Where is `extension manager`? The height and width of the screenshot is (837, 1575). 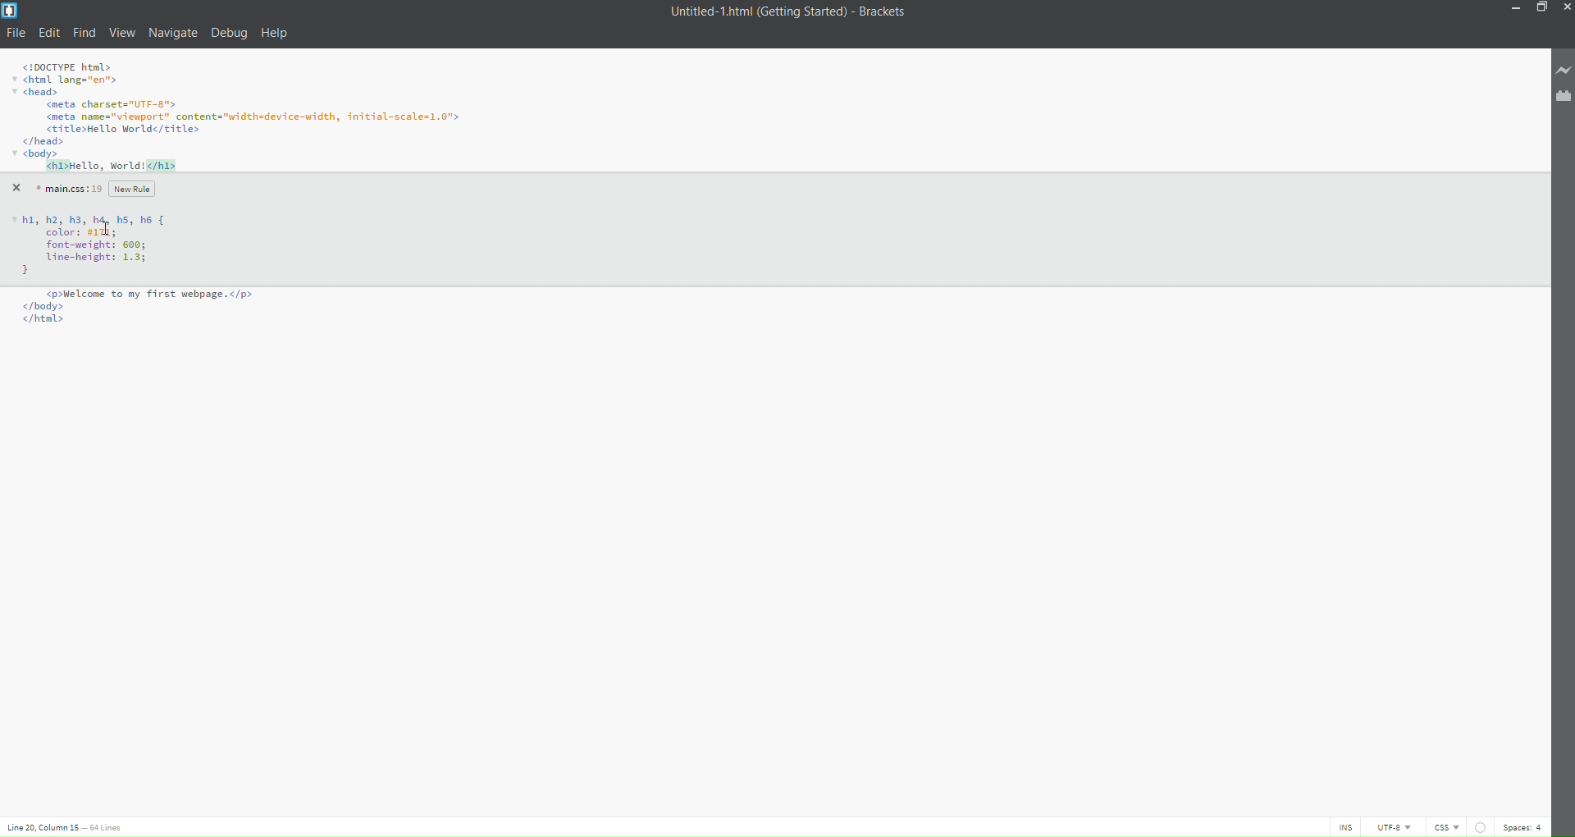
extension manager is located at coordinates (1559, 96).